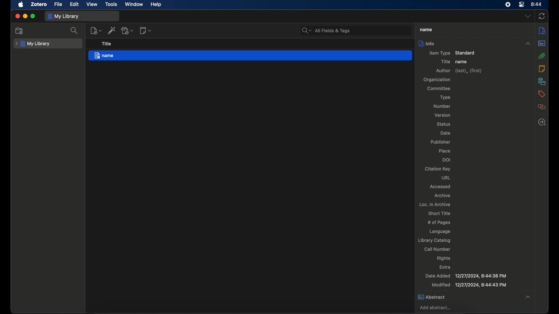  Describe the element at coordinates (542, 56) in the screenshot. I see `attachments` at that location.